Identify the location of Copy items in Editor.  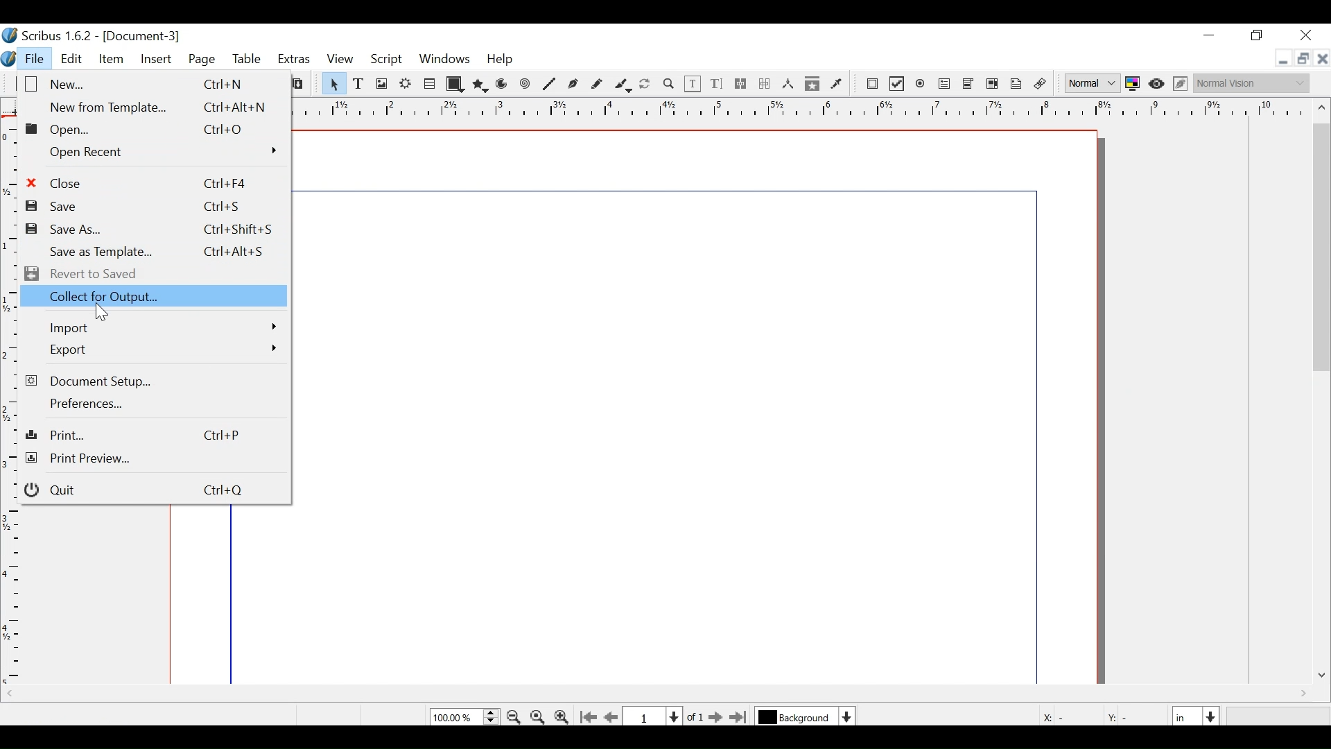
(812, 85).